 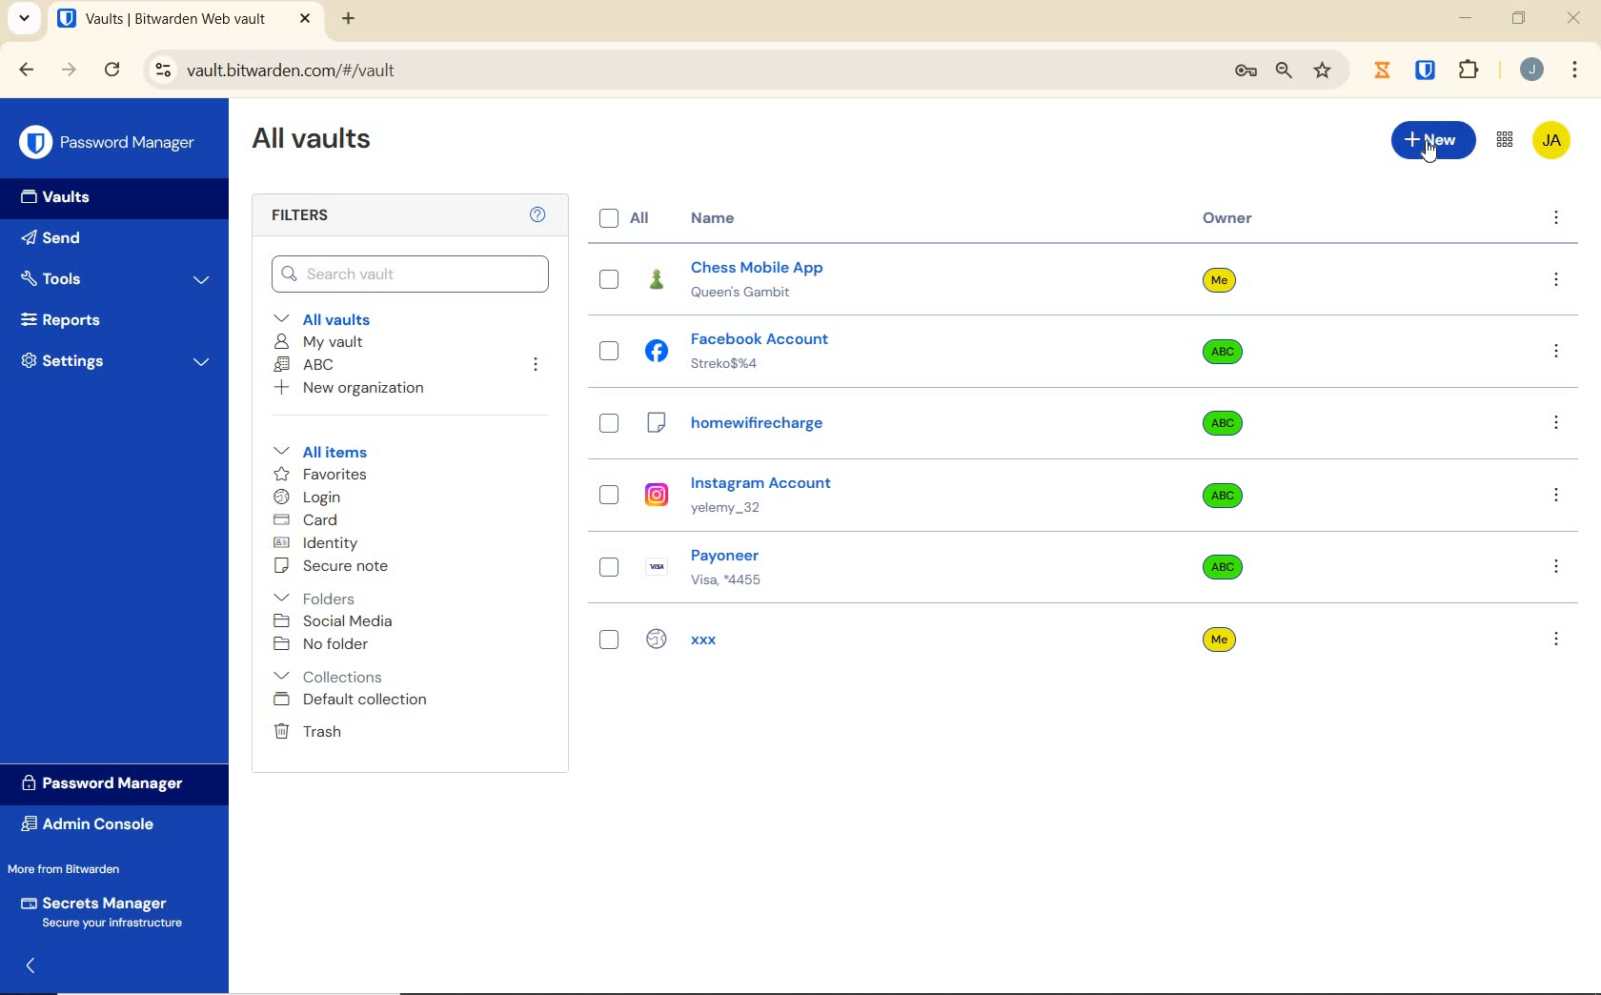 What do you see at coordinates (116, 71) in the screenshot?
I see `reload` at bounding box center [116, 71].